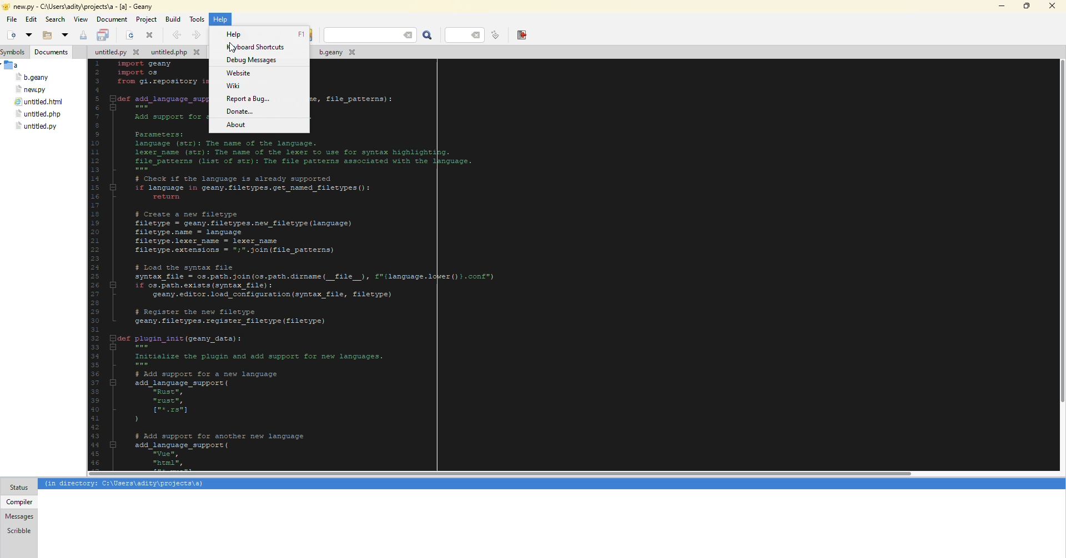  I want to click on save, so click(104, 35).